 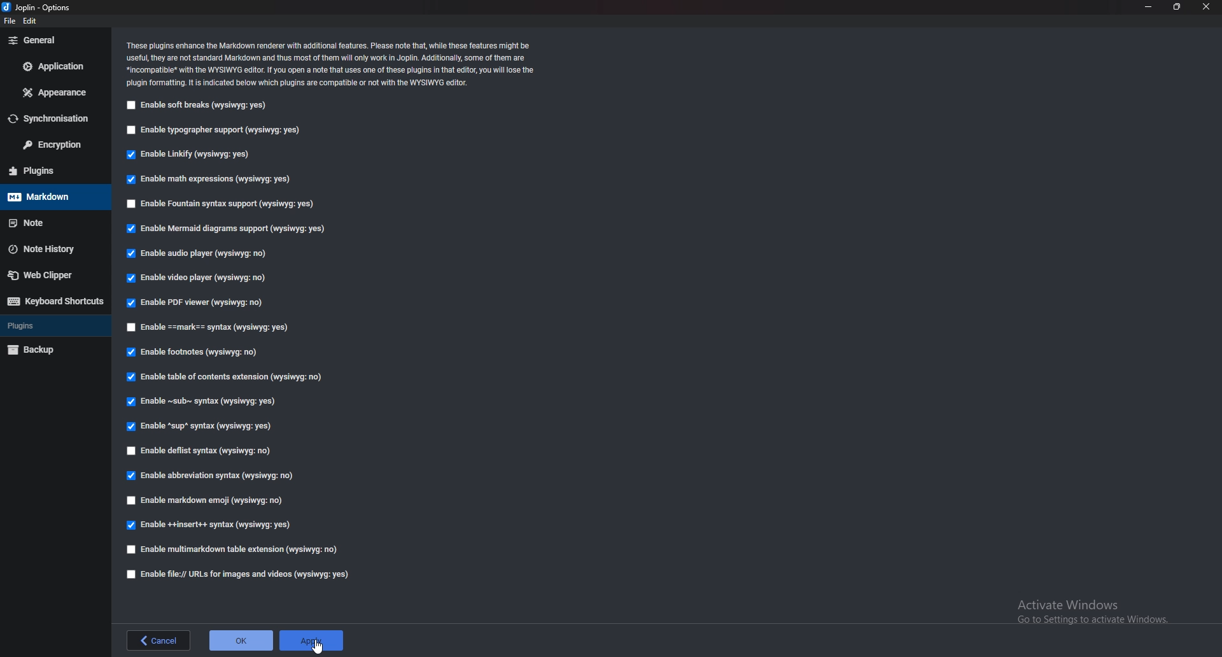 What do you see at coordinates (43, 7) in the screenshot?
I see `Joblin - options` at bounding box center [43, 7].